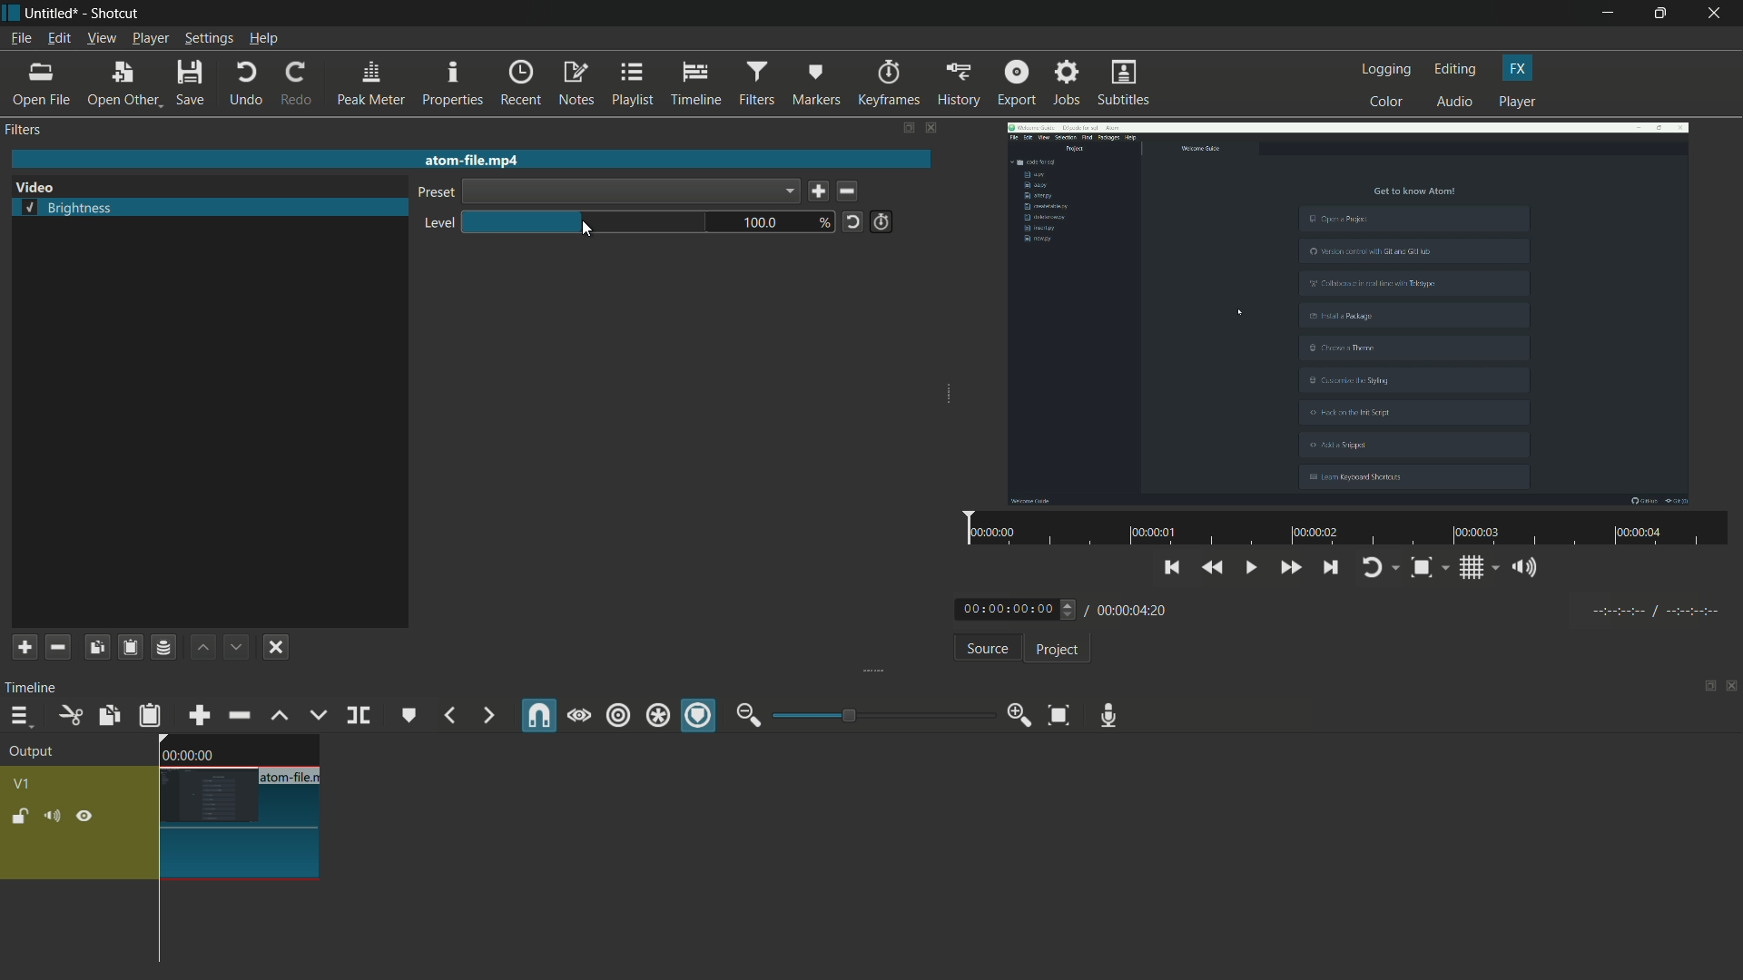 This screenshot has width=1743, height=980. What do you see at coordinates (55, 817) in the screenshot?
I see `mute` at bounding box center [55, 817].